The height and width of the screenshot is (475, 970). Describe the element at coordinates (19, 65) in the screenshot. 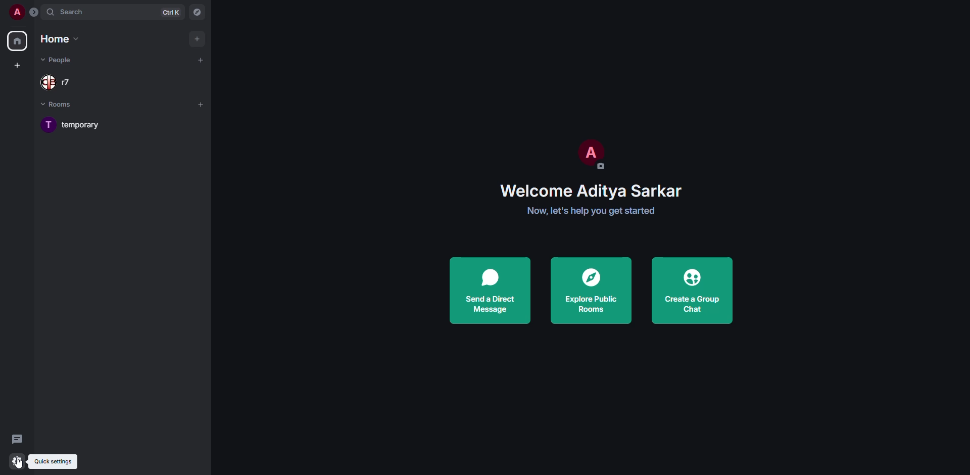

I see `create space` at that location.